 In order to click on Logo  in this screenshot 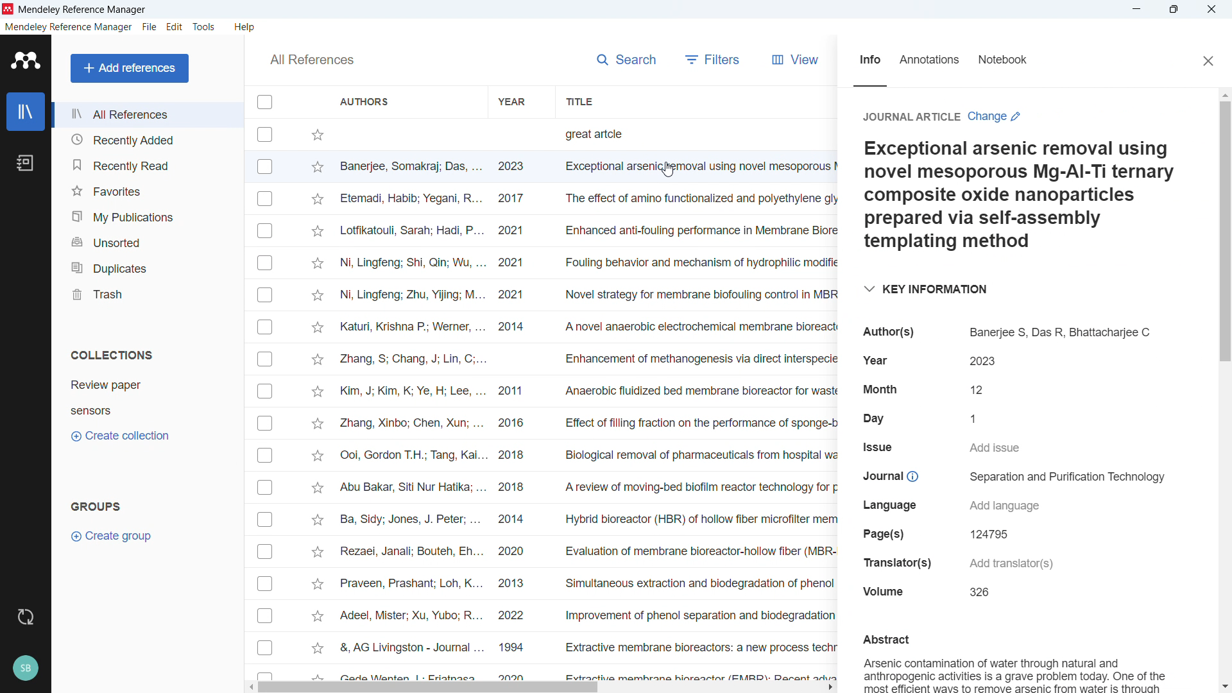, I will do `click(8, 9)`.